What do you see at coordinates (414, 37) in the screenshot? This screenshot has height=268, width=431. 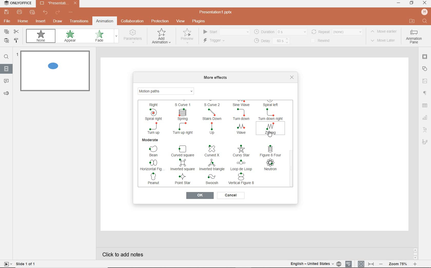 I see `Animation pane` at bounding box center [414, 37].